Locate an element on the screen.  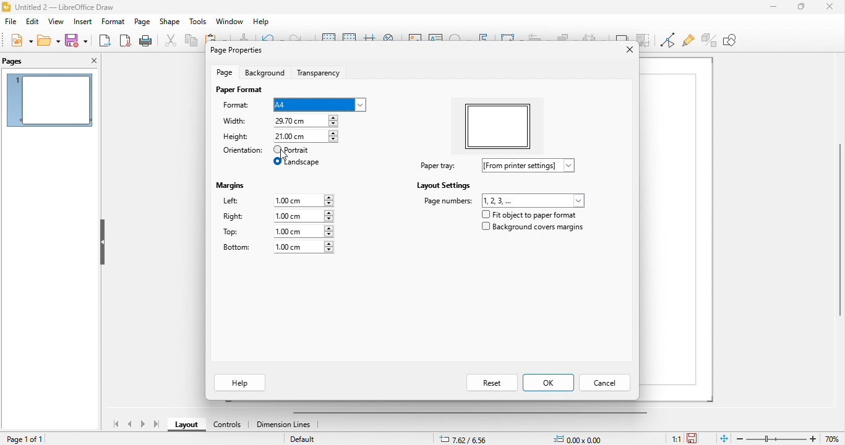
align objects is located at coordinates (539, 38).